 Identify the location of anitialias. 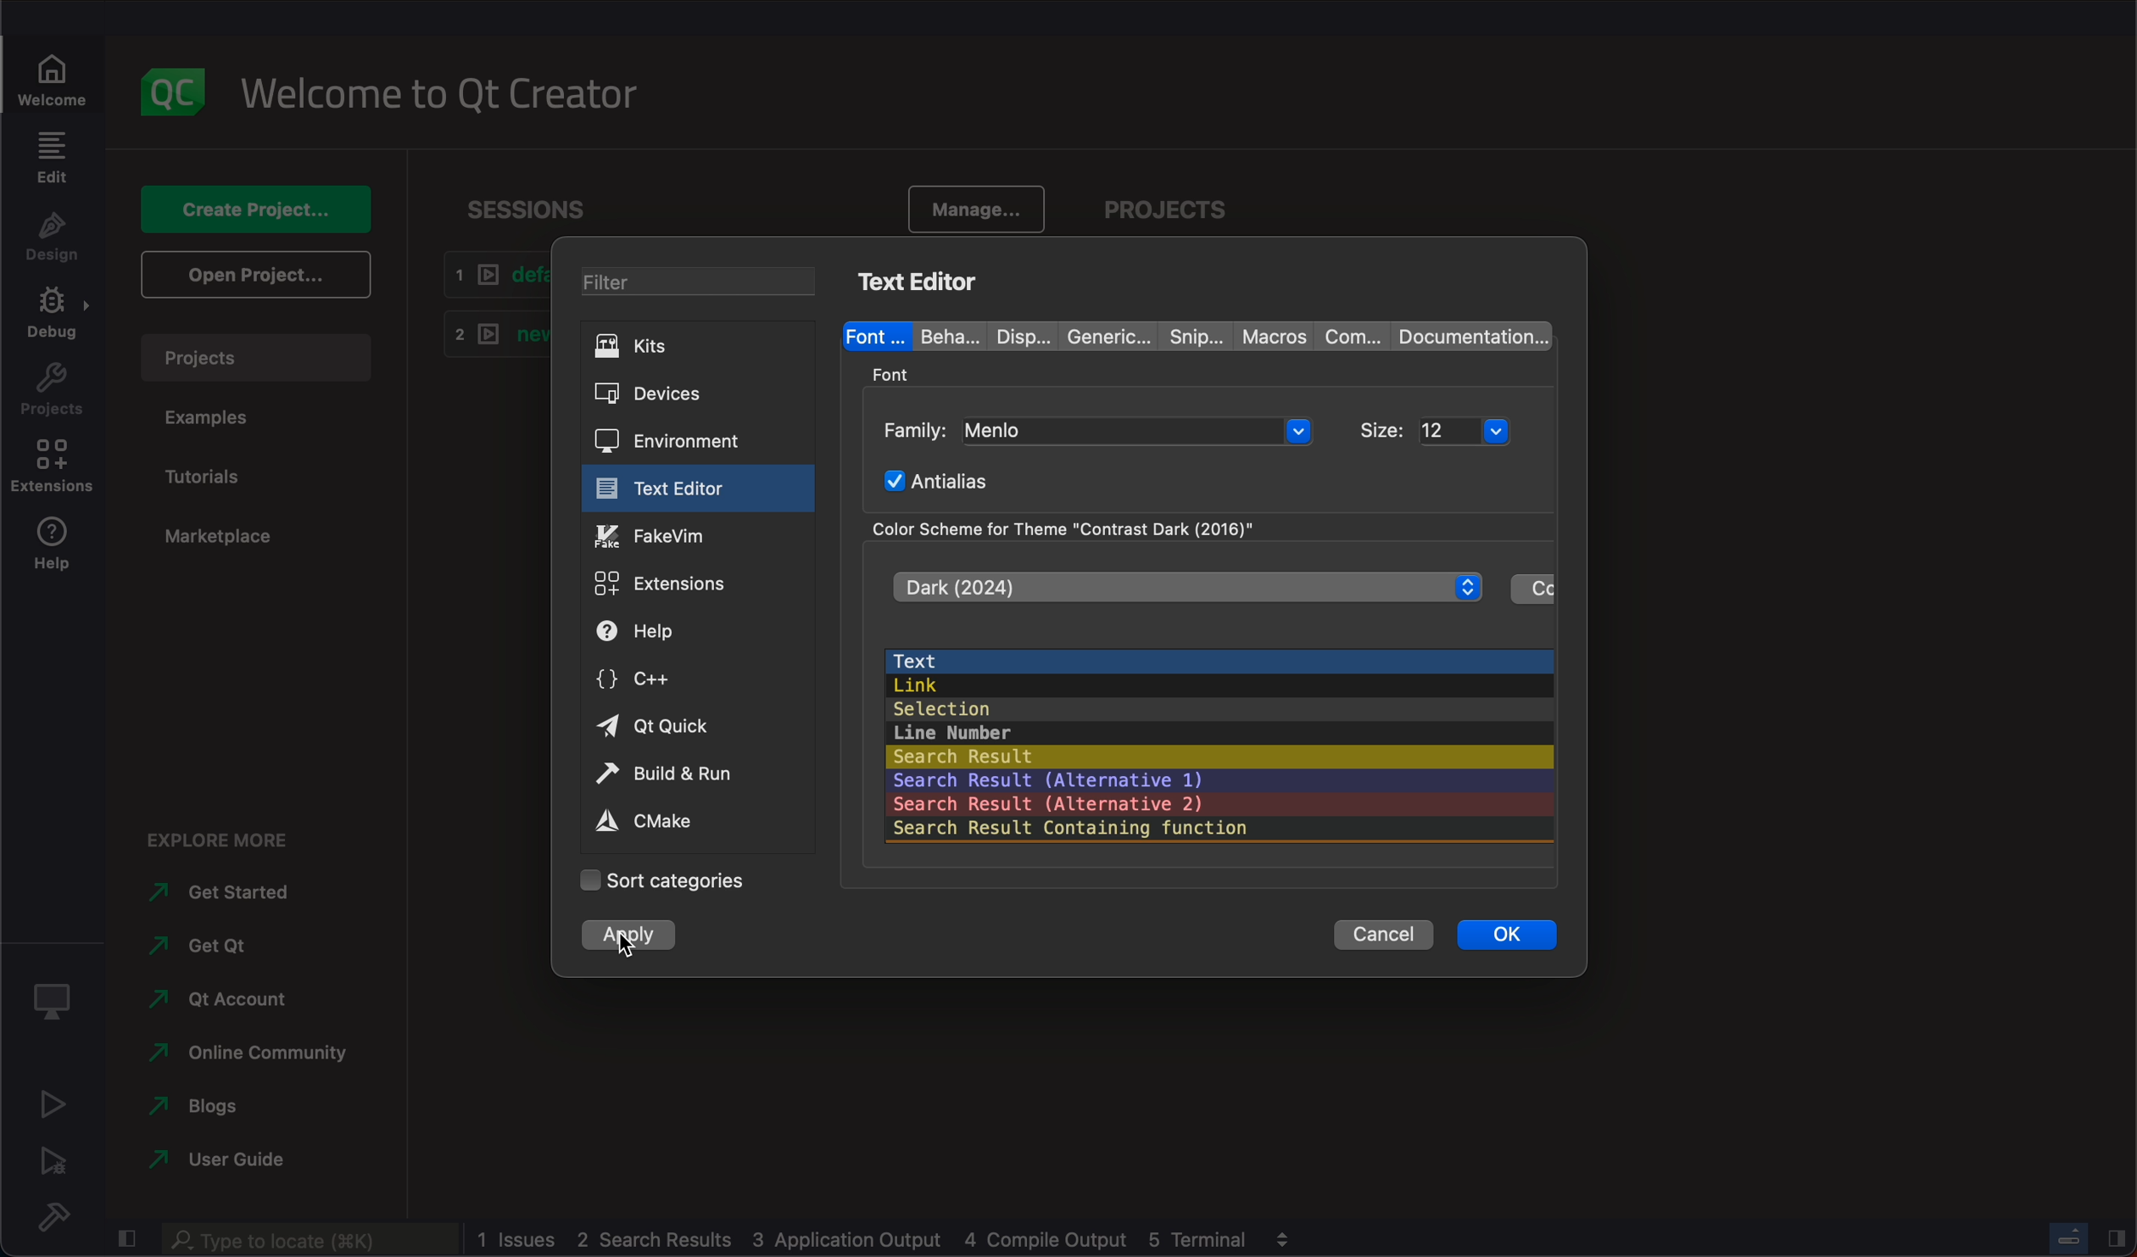
(947, 480).